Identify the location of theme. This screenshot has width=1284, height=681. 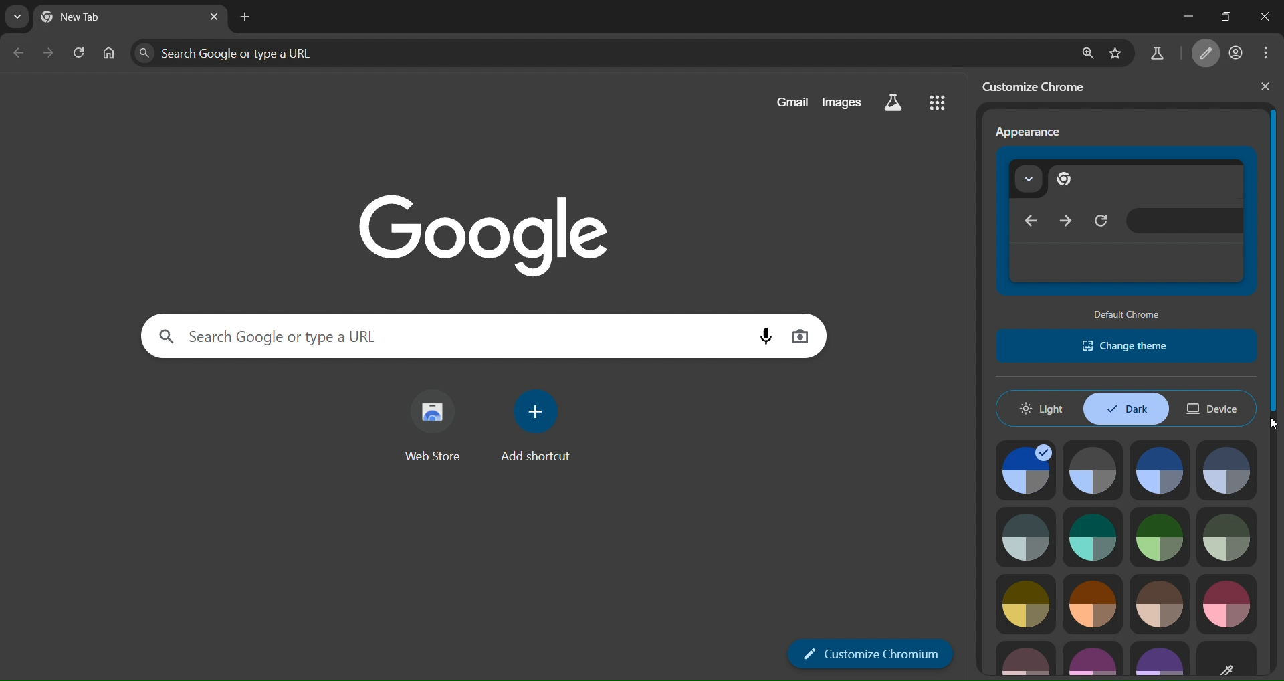
(1162, 605).